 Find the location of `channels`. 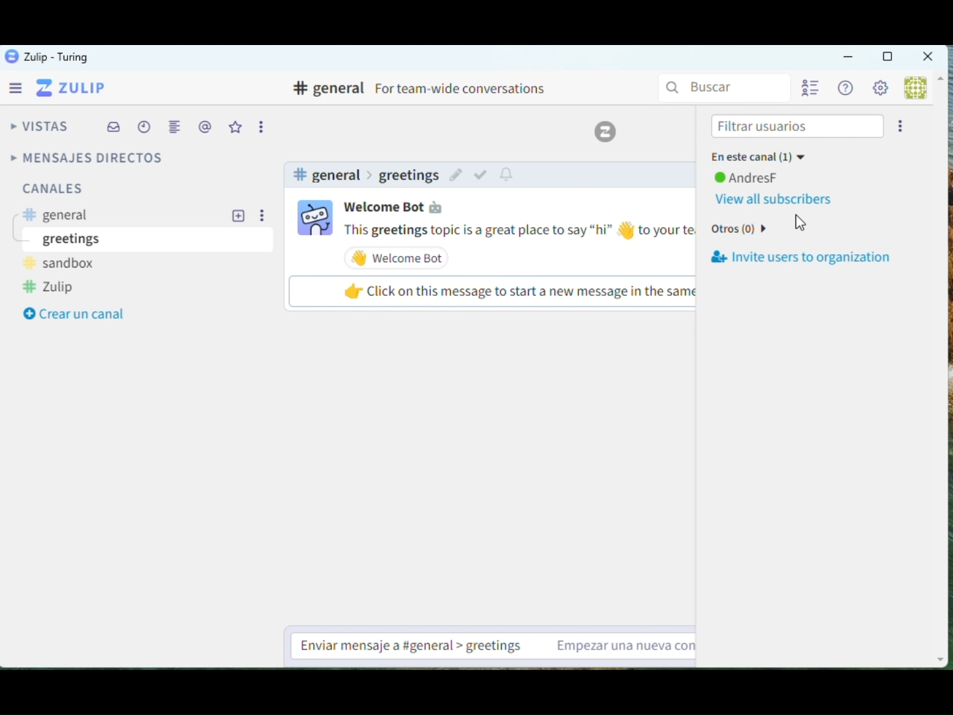

channels is located at coordinates (66, 187).